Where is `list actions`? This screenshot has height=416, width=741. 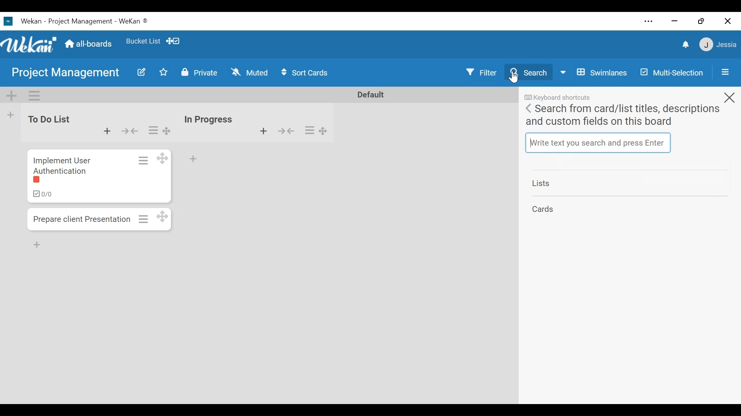
list actions is located at coordinates (153, 131).